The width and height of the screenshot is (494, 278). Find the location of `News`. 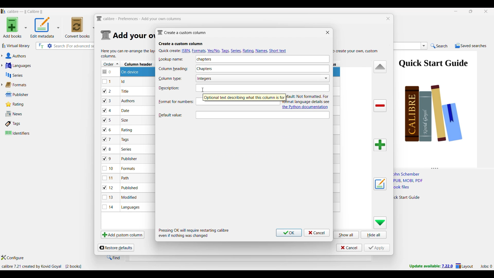

News is located at coordinates (24, 114).